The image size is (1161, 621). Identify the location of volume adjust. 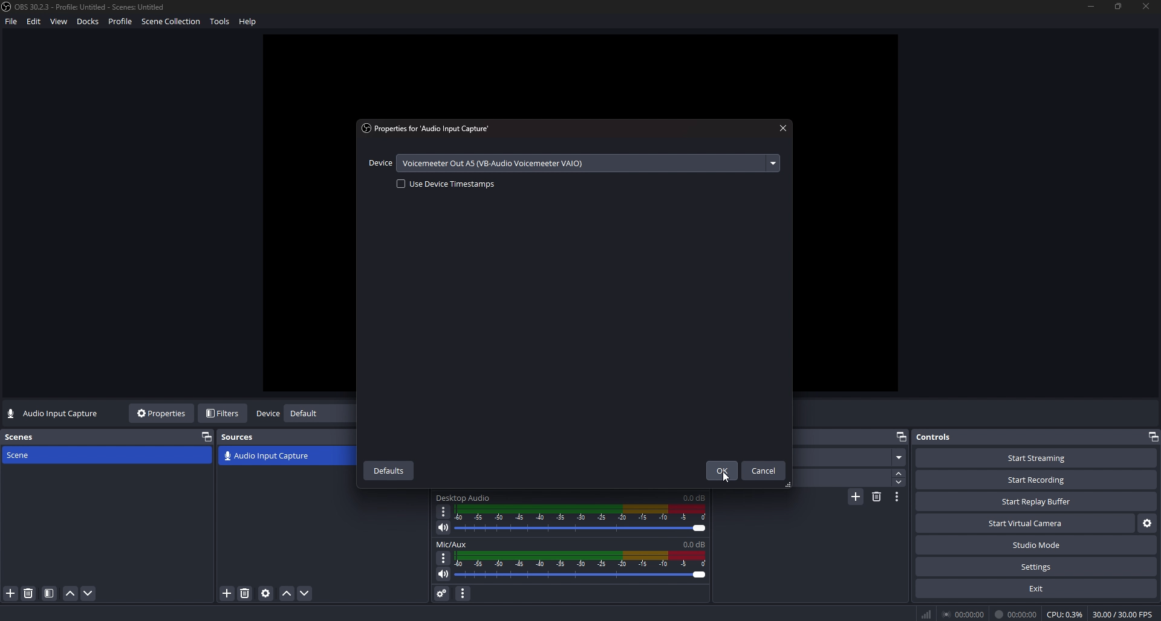
(580, 521).